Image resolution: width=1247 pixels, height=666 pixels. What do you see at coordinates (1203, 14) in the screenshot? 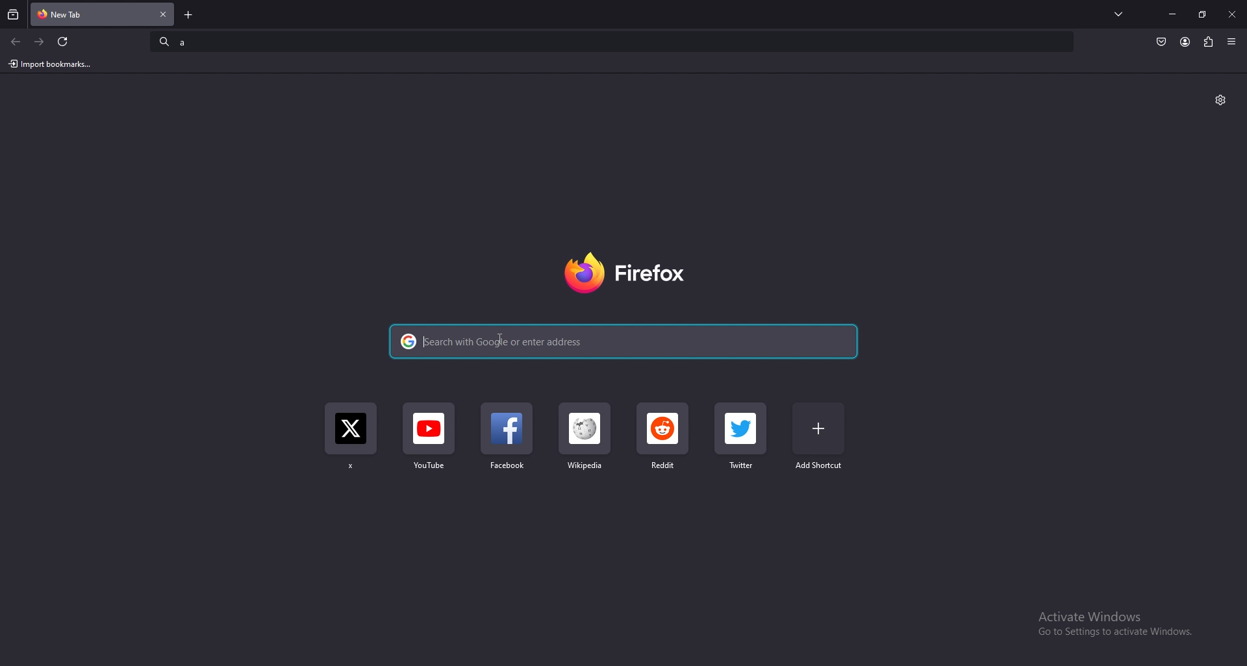
I see `resize` at bounding box center [1203, 14].